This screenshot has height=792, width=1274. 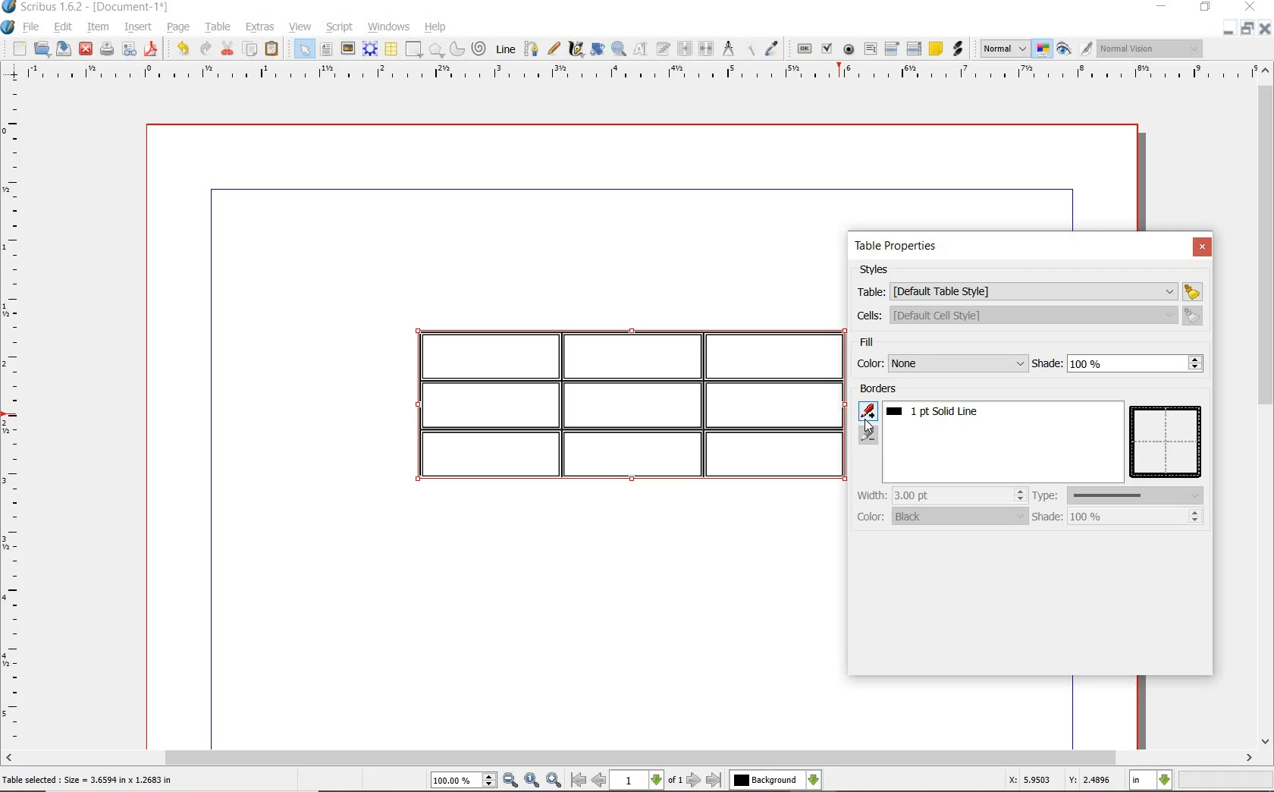 What do you see at coordinates (1201, 247) in the screenshot?
I see `close` at bounding box center [1201, 247].